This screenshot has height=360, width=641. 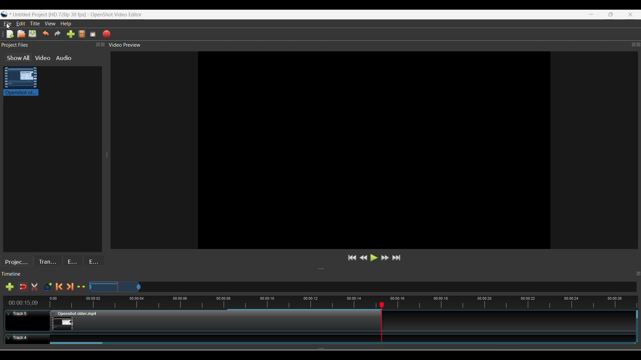 I want to click on Edit, so click(x=20, y=24).